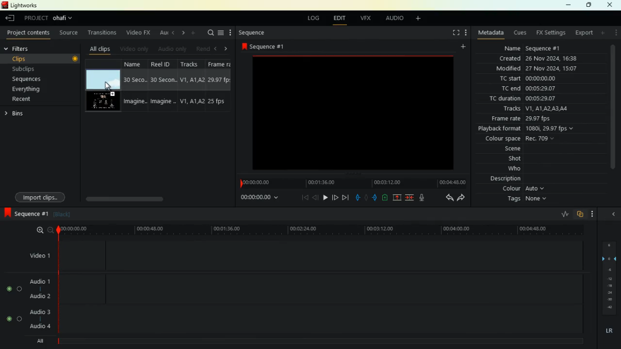 This screenshot has height=349, width=621. I want to click on more, so click(231, 32).